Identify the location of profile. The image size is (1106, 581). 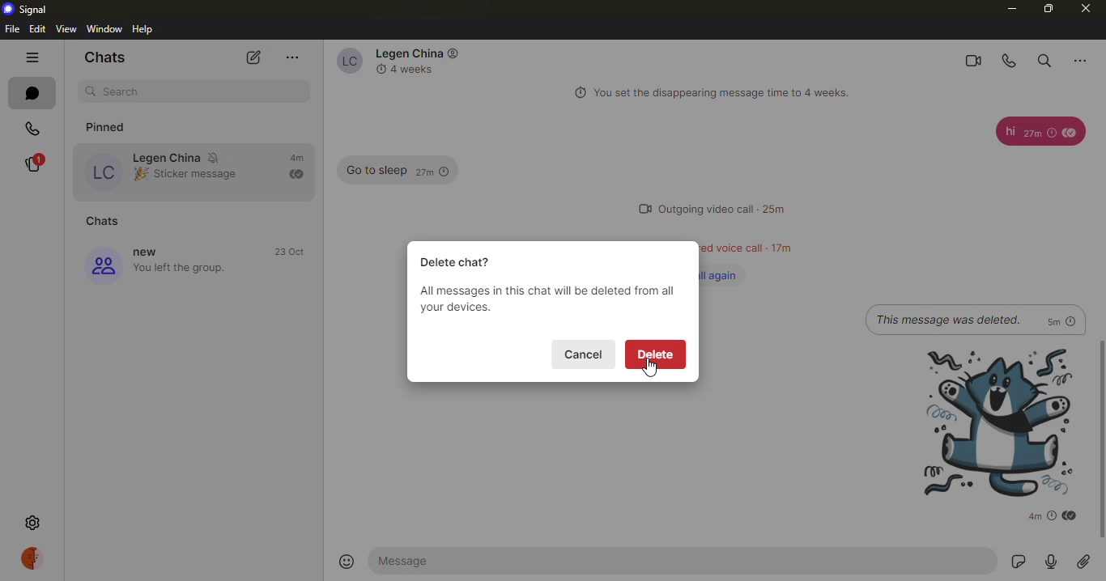
(35, 559).